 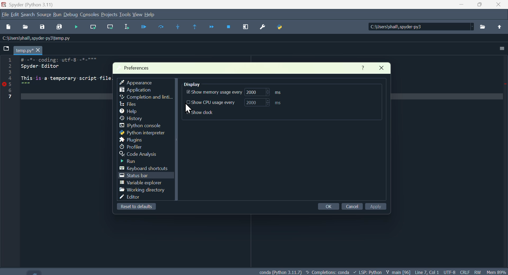 I want to click on Debug, so click(x=71, y=15).